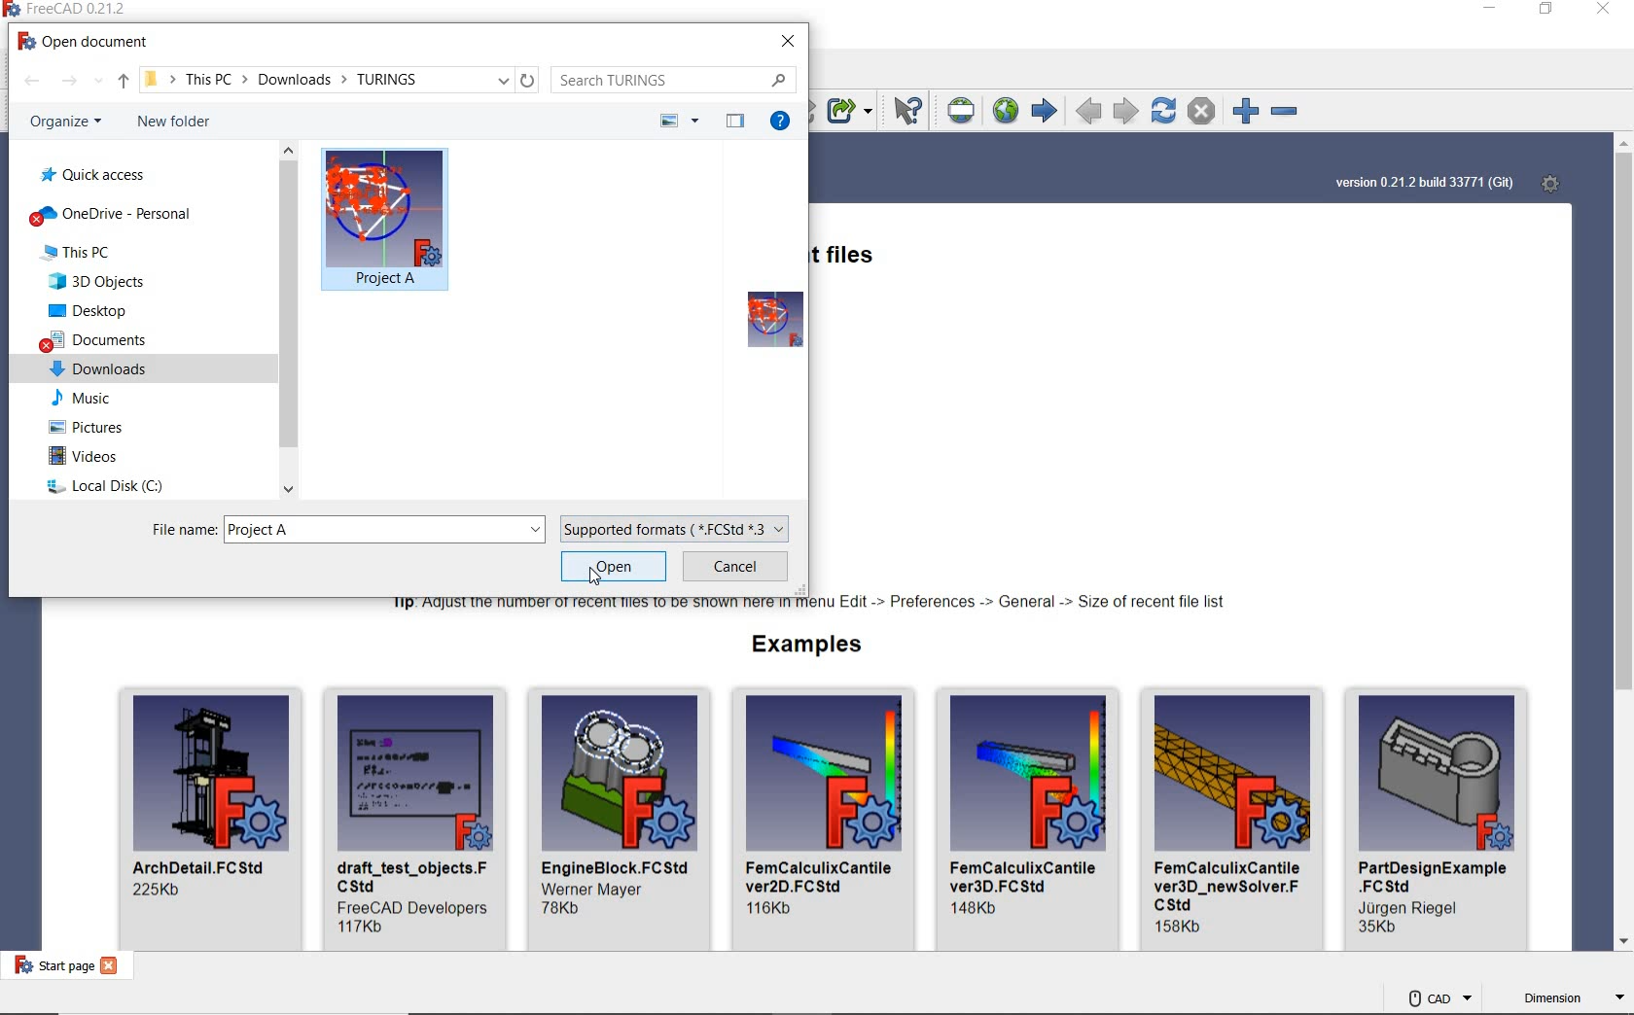 The width and height of the screenshot is (1634, 1015). Describe the element at coordinates (677, 81) in the screenshot. I see `SEARCH` at that location.